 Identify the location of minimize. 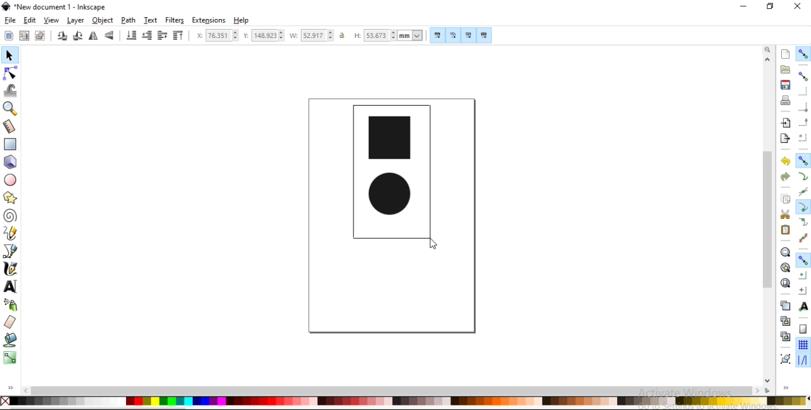
(742, 6).